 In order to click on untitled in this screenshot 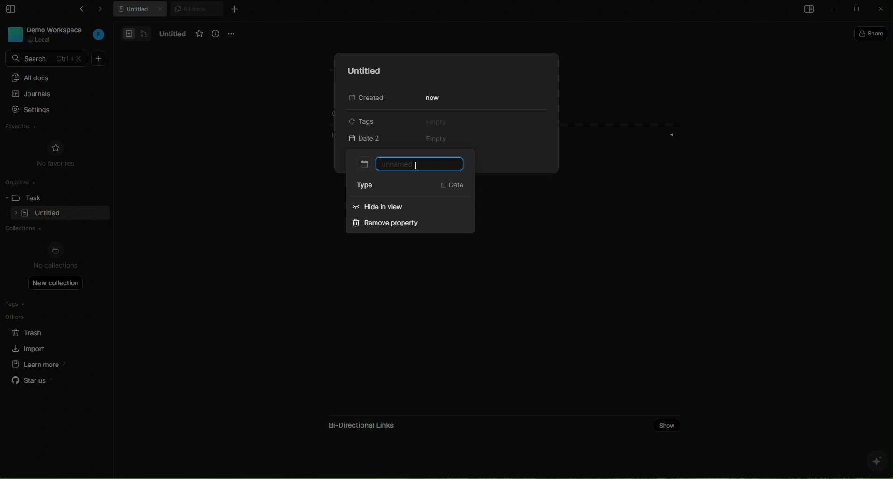, I will do `click(142, 10)`.